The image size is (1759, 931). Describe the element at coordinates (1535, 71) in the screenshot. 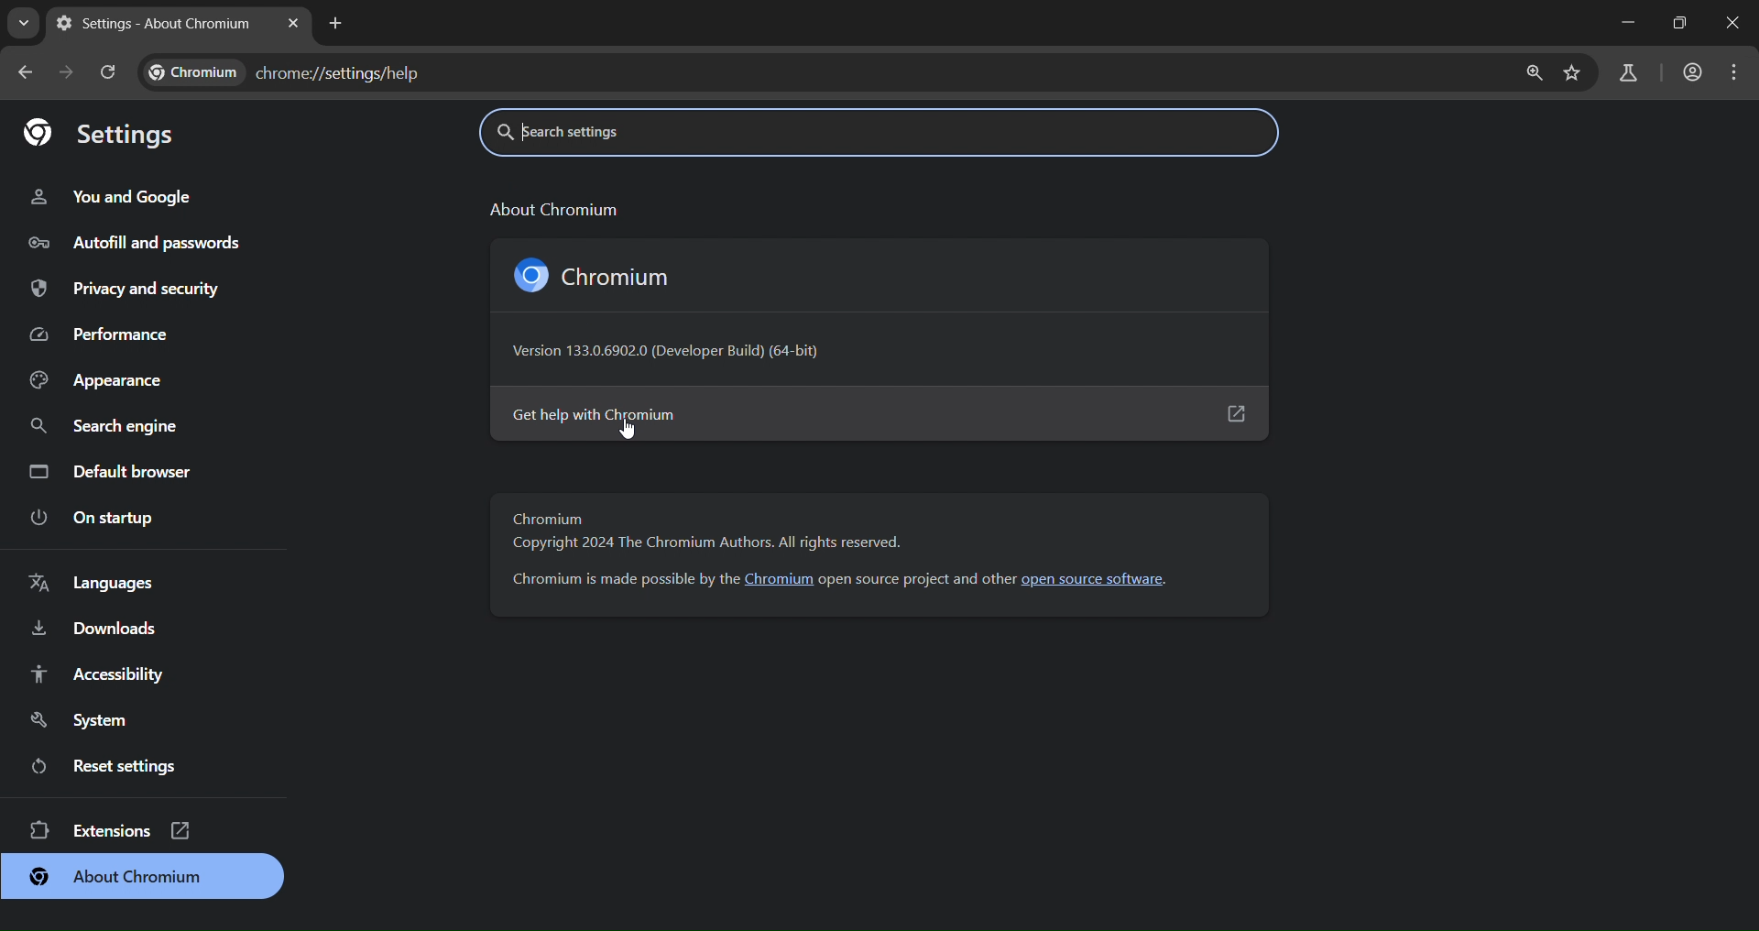

I see `zoom` at that location.